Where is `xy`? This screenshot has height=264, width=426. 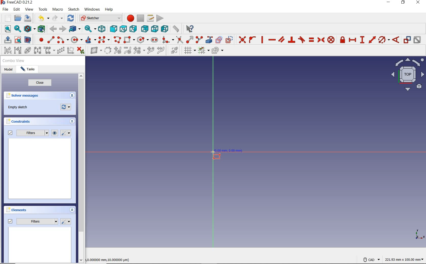
xy is located at coordinates (417, 234).